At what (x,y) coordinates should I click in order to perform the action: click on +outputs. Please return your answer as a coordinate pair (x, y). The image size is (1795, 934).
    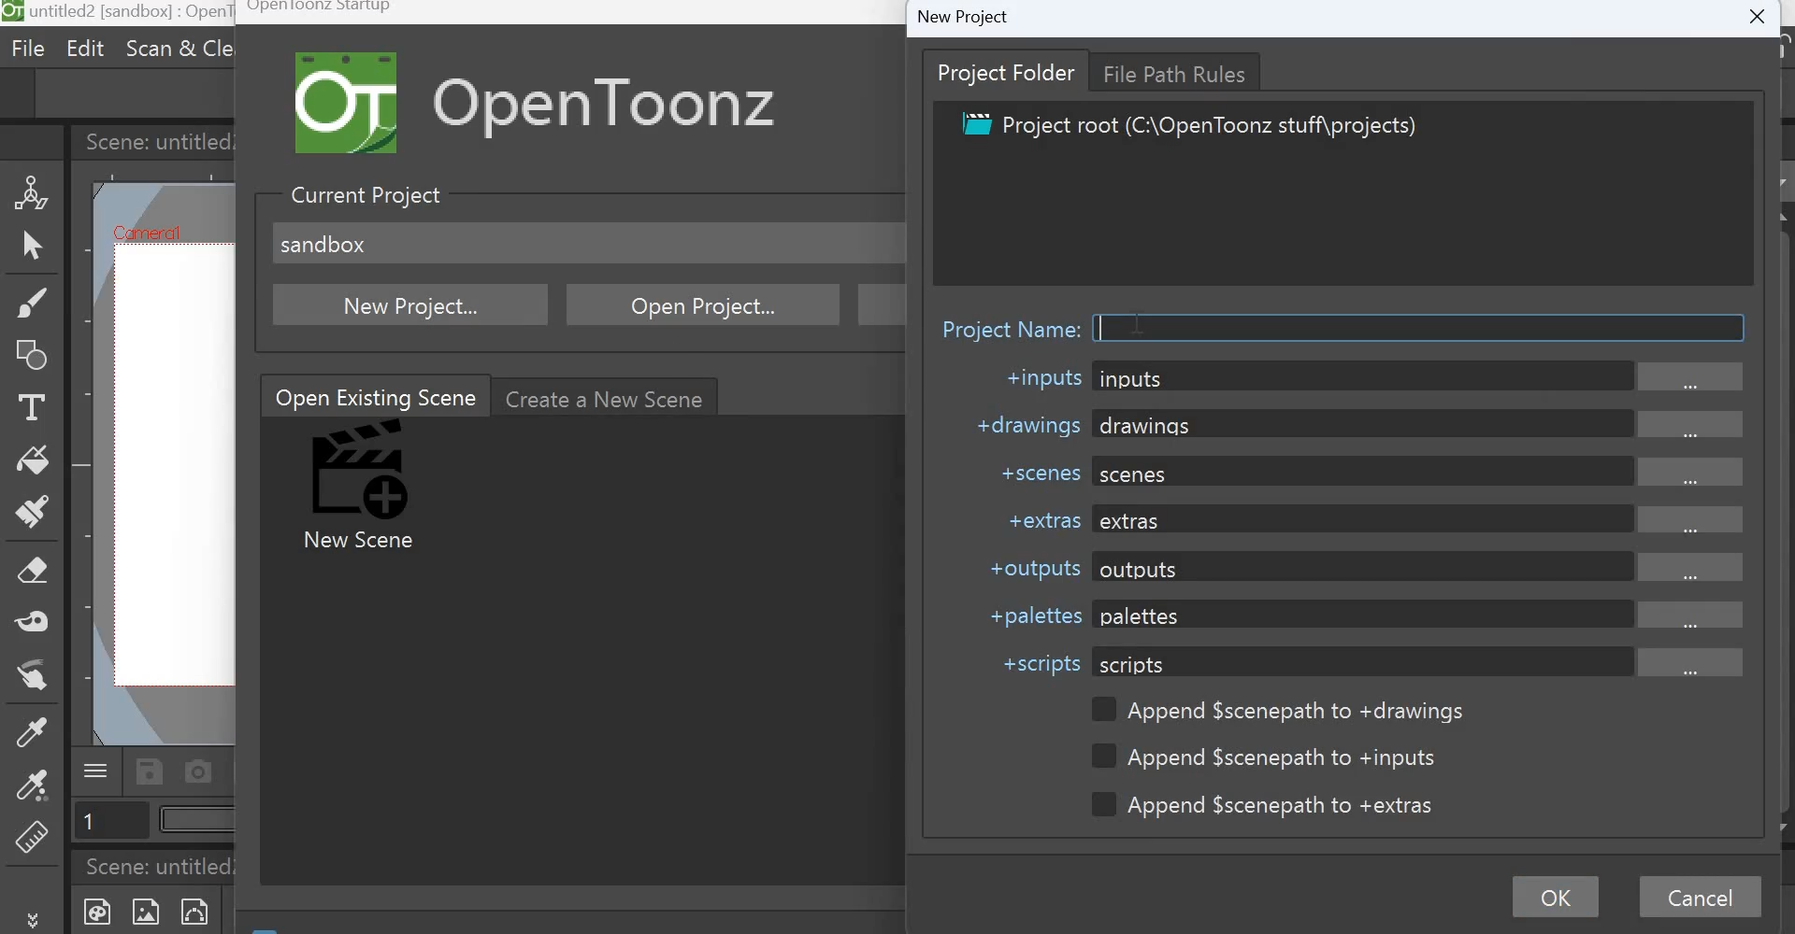
    Looking at the image, I should click on (1027, 566).